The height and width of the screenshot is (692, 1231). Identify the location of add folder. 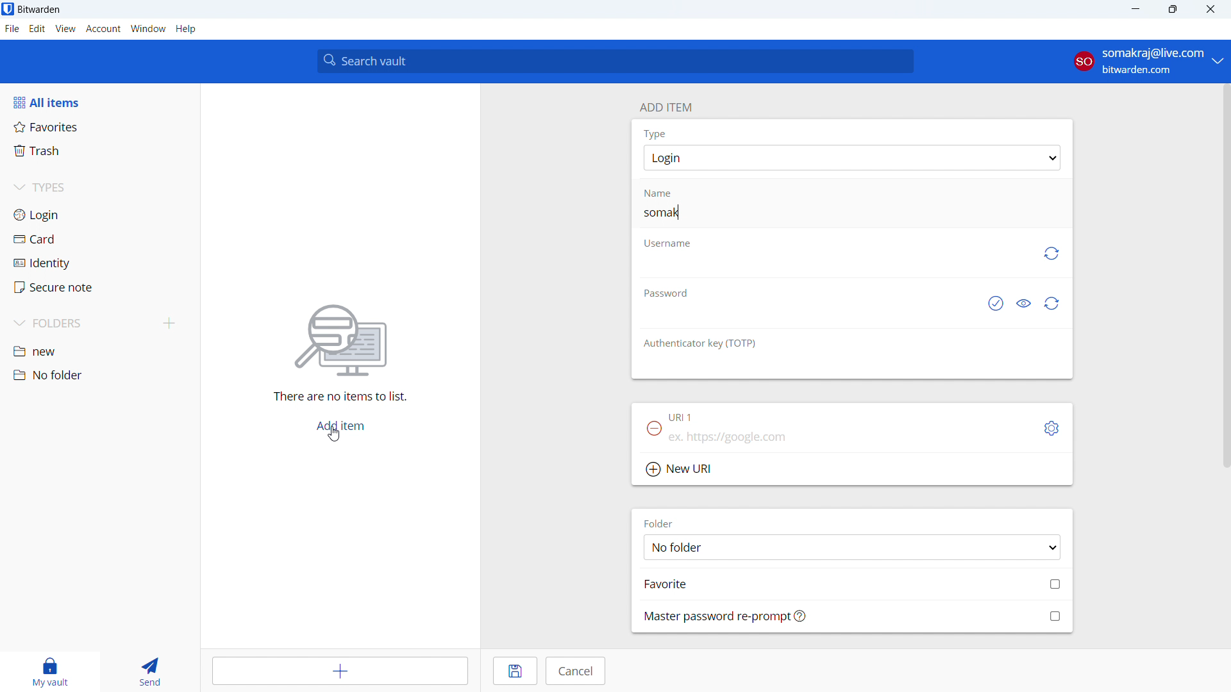
(169, 324).